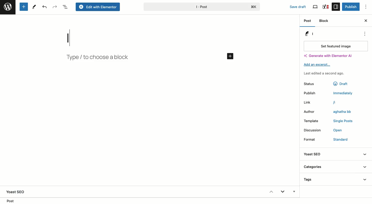 The height and width of the screenshot is (204, 372). Describe the element at coordinates (12, 201) in the screenshot. I see `Post` at that location.